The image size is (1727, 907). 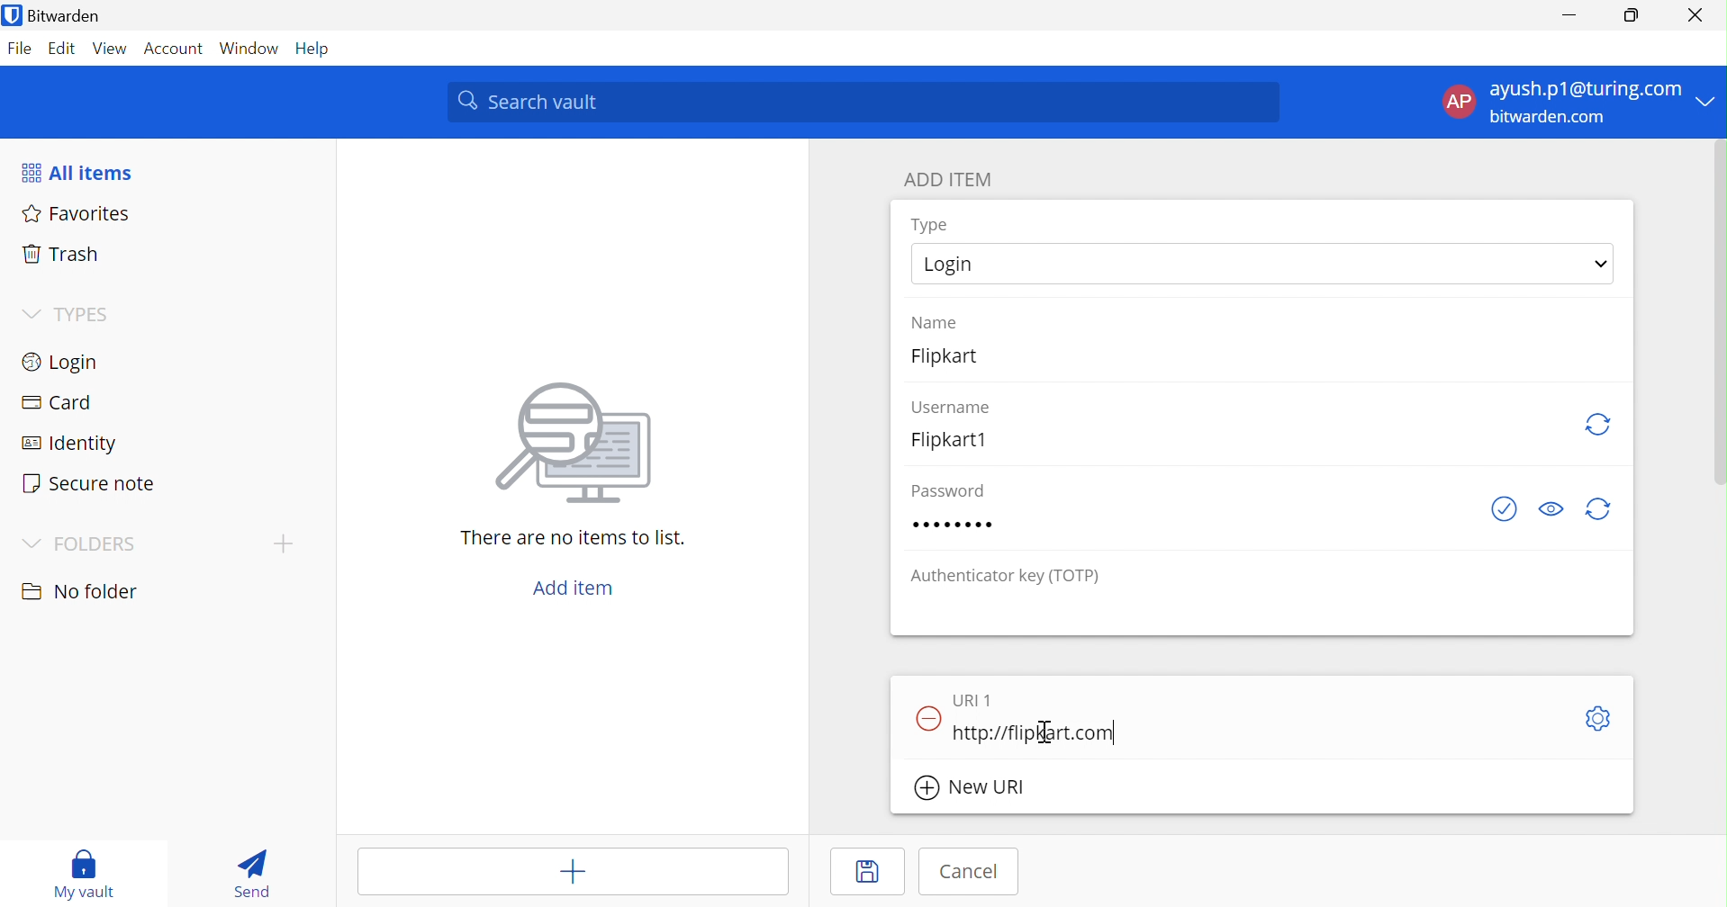 I want to click on Drop Down, so click(x=1601, y=262).